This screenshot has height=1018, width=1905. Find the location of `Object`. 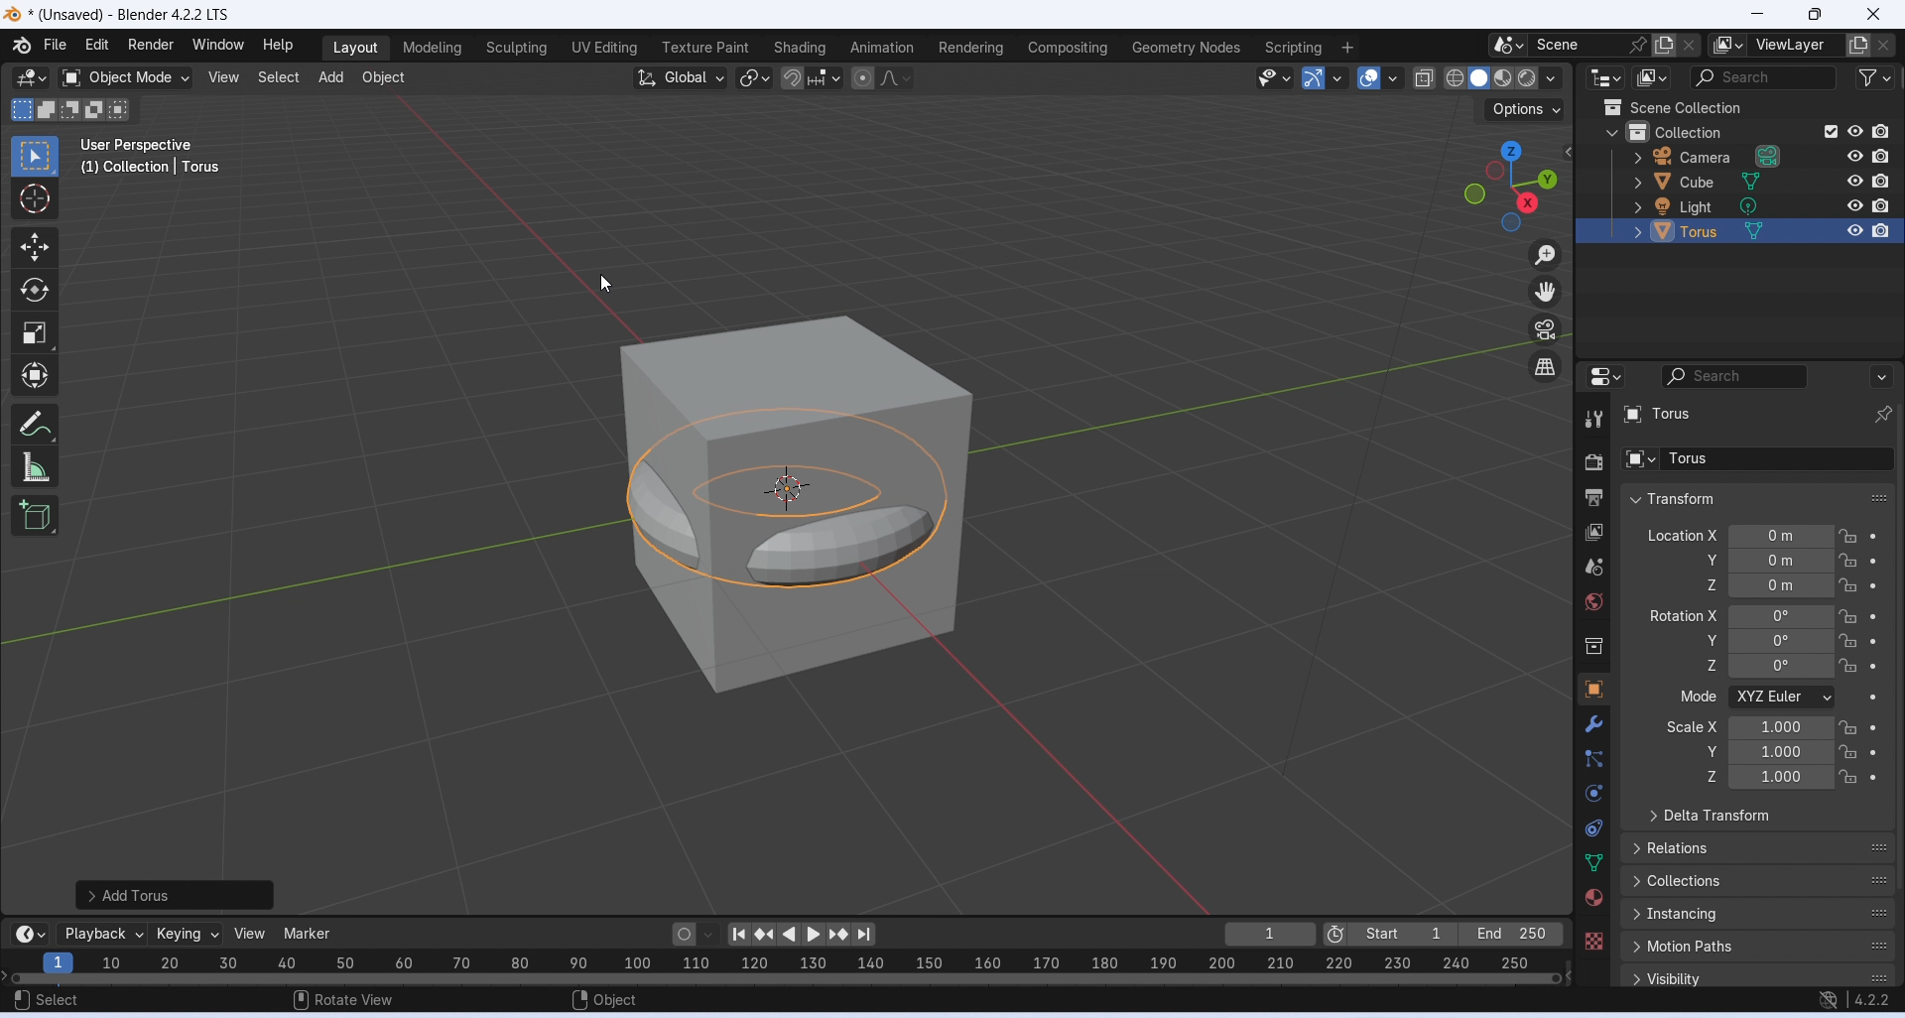

Object is located at coordinates (384, 77).